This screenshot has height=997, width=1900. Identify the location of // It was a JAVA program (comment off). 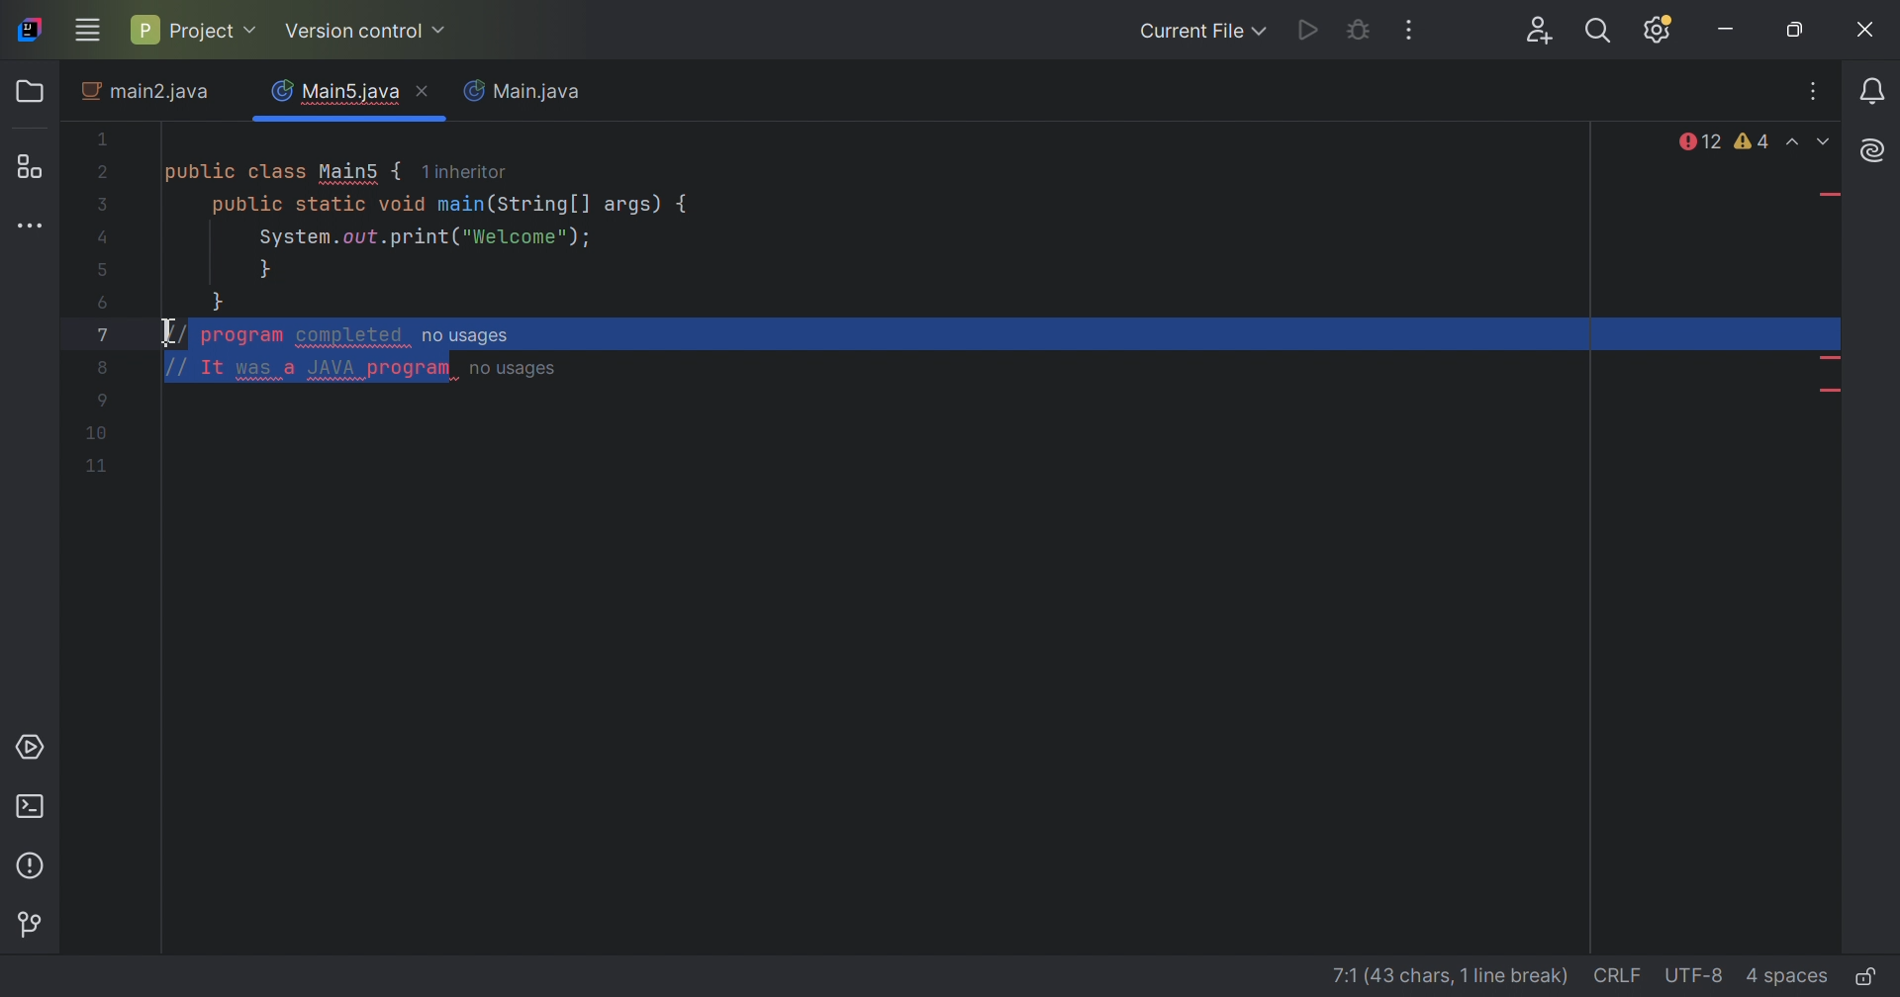
(270, 369).